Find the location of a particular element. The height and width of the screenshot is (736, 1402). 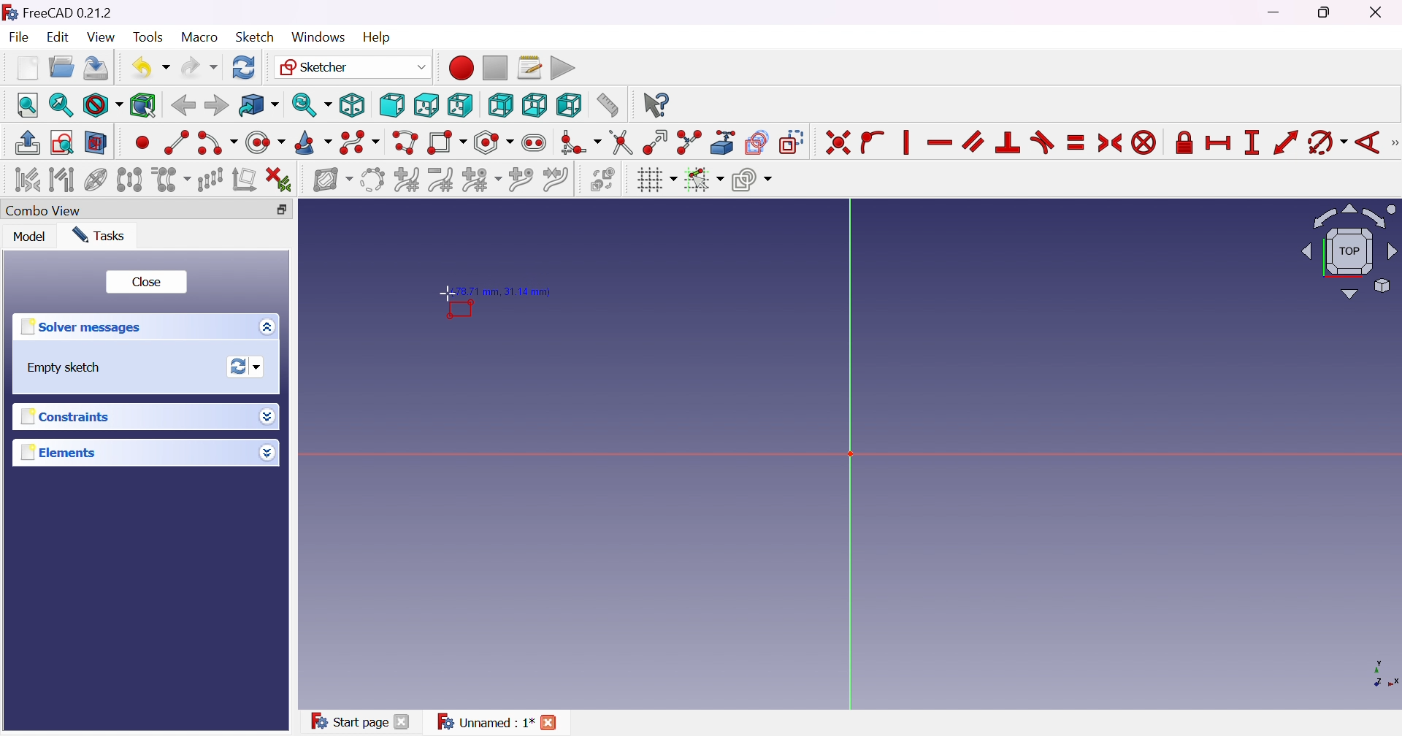

Model is located at coordinates (31, 237).